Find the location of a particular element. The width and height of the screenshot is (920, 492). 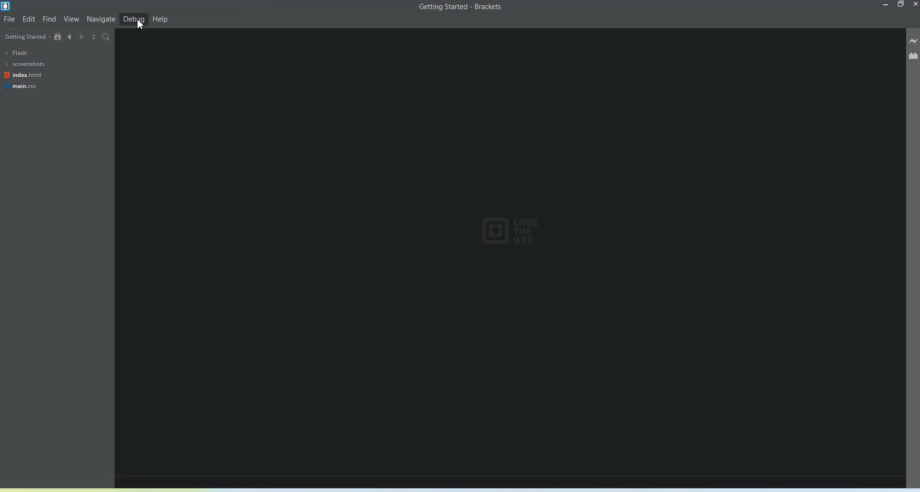

index.html is located at coordinates (23, 75).